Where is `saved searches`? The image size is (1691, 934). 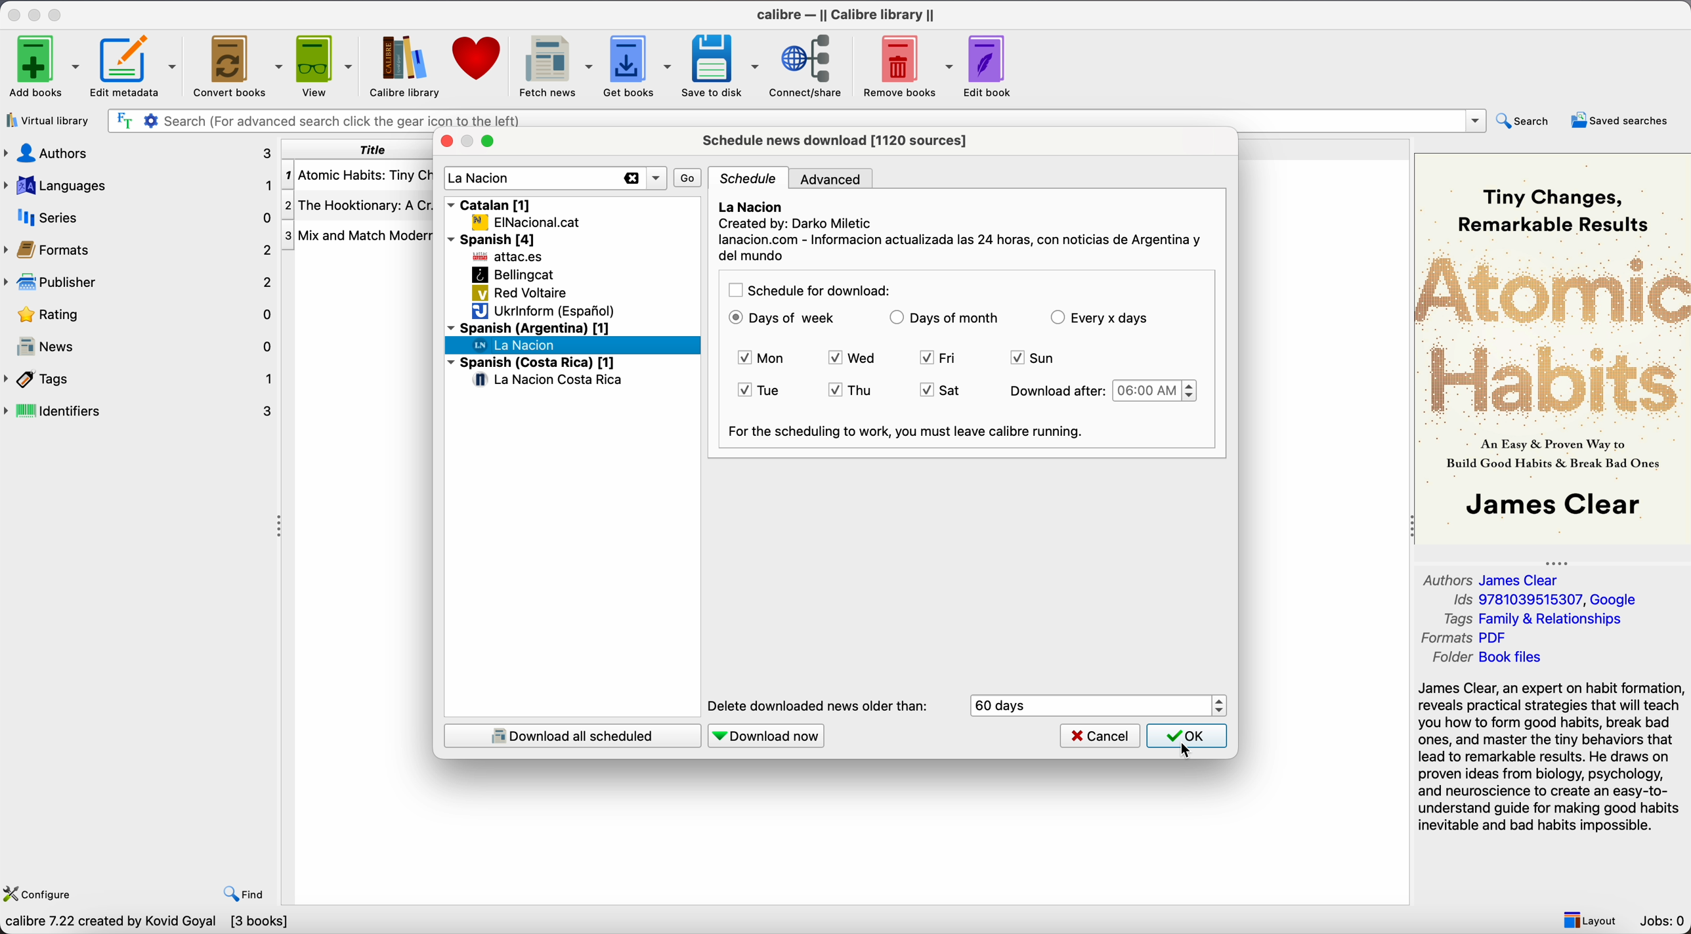 saved searches is located at coordinates (1623, 119).